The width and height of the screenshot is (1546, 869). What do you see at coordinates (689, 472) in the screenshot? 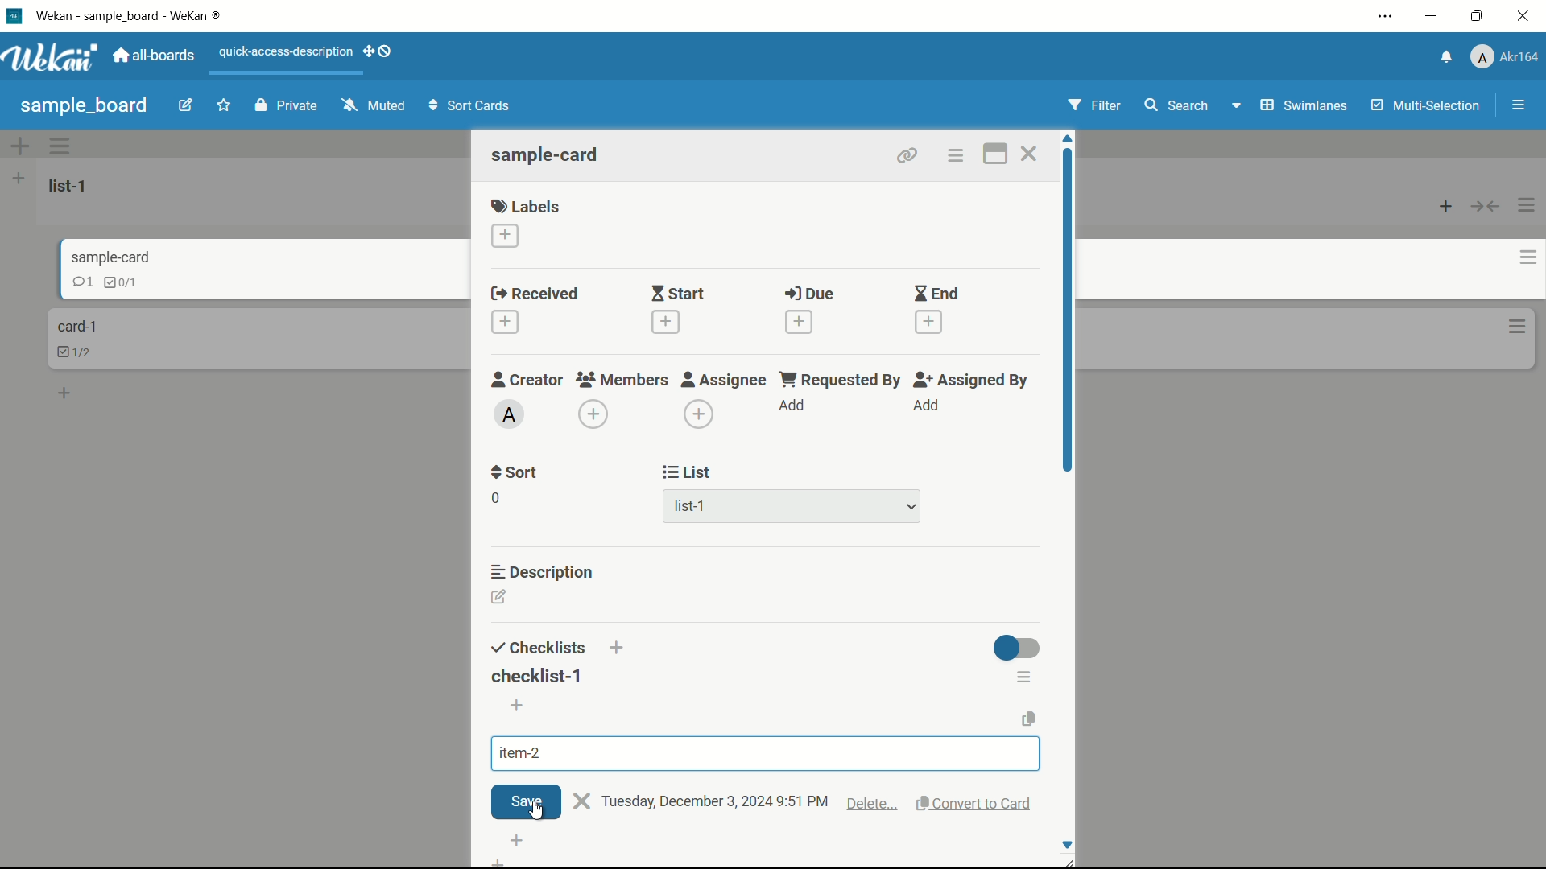
I see `list` at bounding box center [689, 472].